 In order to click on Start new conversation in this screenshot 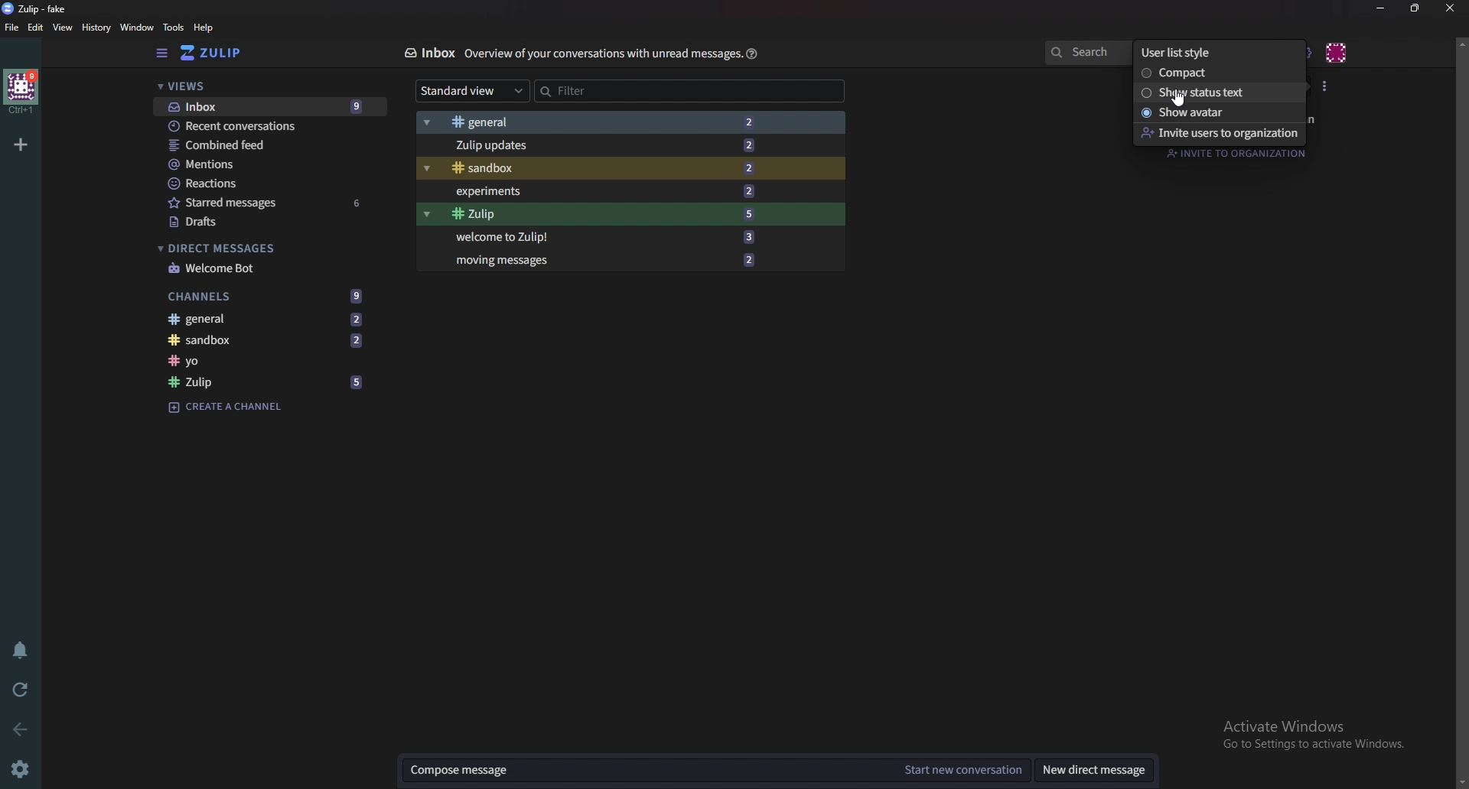, I will do `click(964, 769)`.